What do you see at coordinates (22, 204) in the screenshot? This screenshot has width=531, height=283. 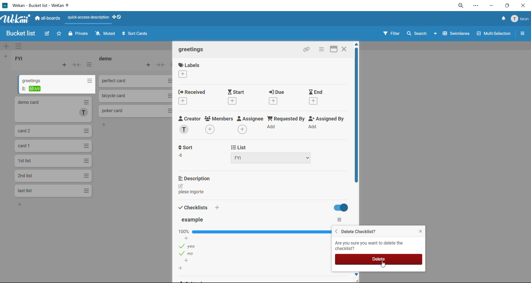 I see `add` at bounding box center [22, 204].